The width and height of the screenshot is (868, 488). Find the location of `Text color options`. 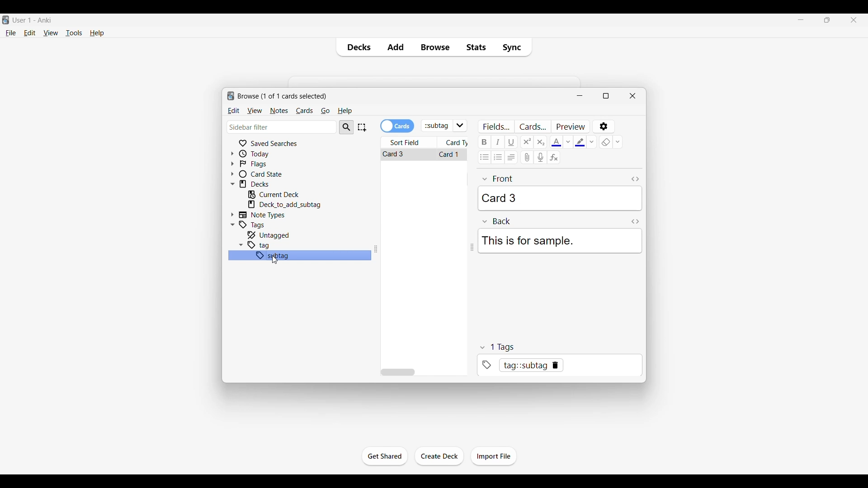

Text color options is located at coordinates (568, 142).